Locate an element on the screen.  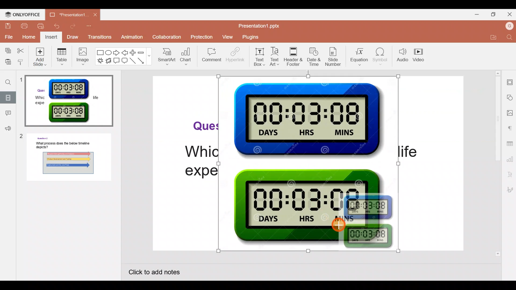
Redo is located at coordinates (76, 25).